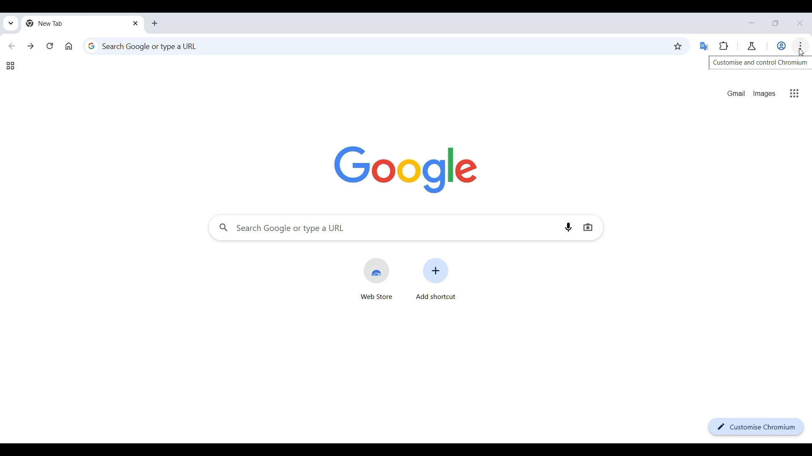  I want to click on Current open tab, so click(83, 23).